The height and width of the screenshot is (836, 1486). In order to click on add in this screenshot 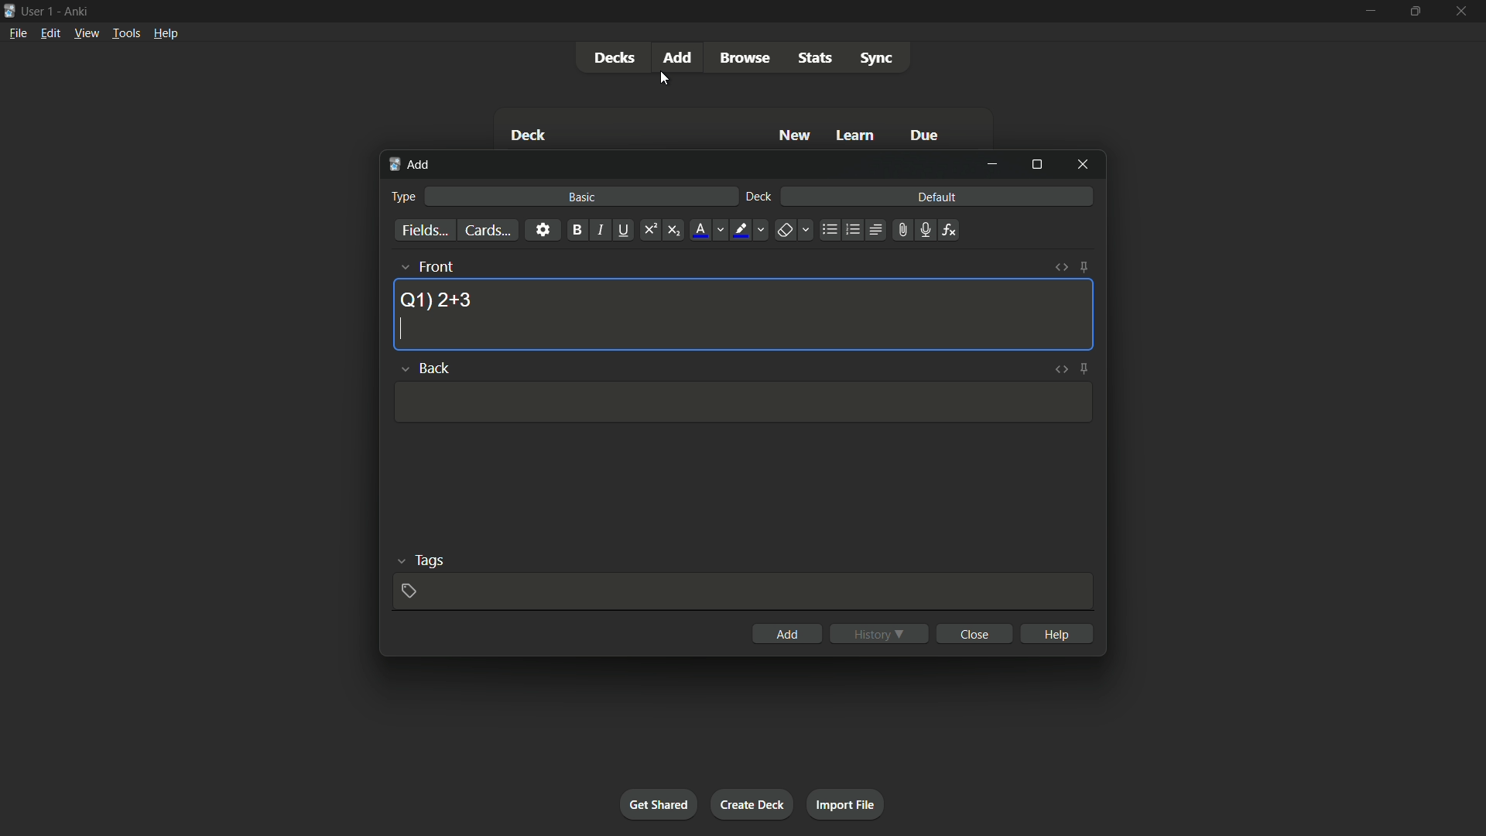, I will do `click(788, 634)`.